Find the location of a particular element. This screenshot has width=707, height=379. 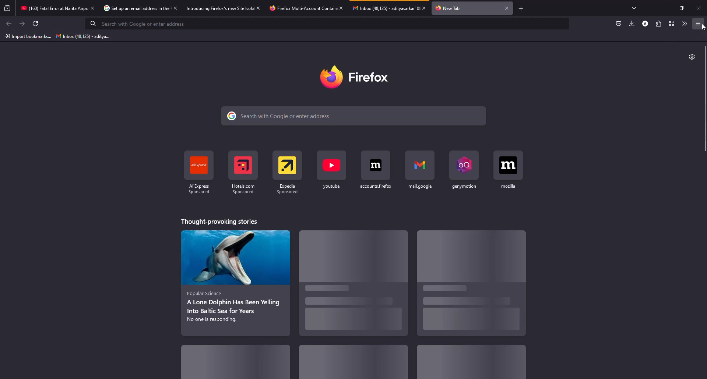

inbox is located at coordinates (81, 36).